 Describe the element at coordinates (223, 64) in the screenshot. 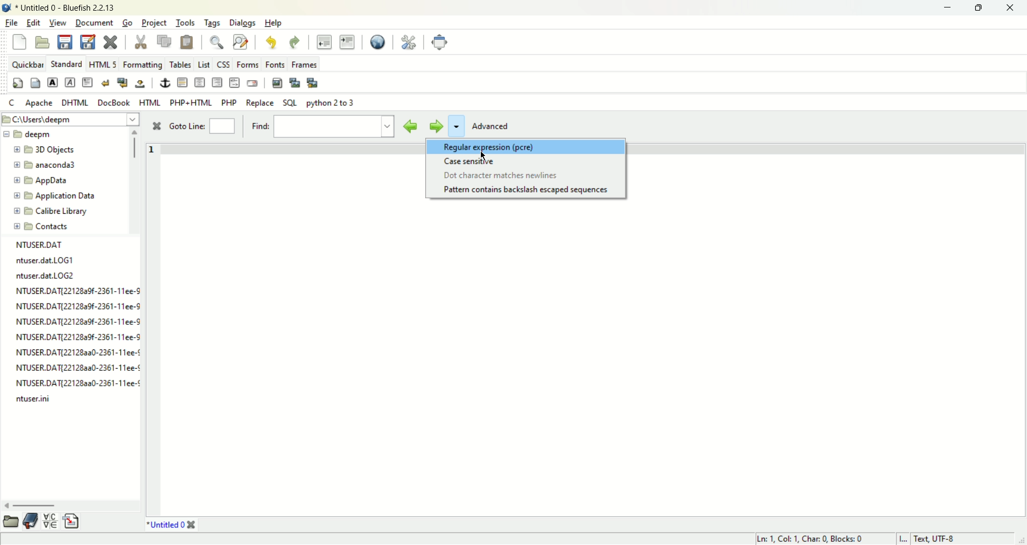

I see `CSS` at that location.